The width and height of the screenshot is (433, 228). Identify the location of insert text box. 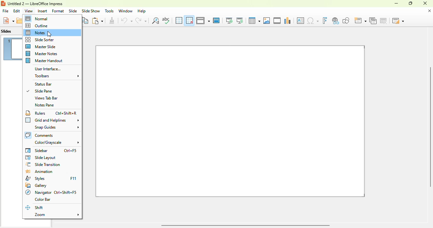
(301, 21).